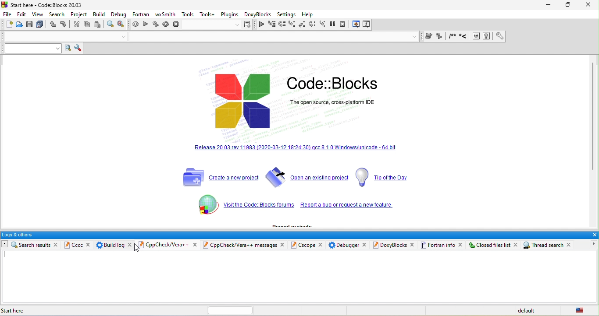 This screenshot has height=316, width=599. Describe the element at coordinates (29, 25) in the screenshot. I see `save` at that location.